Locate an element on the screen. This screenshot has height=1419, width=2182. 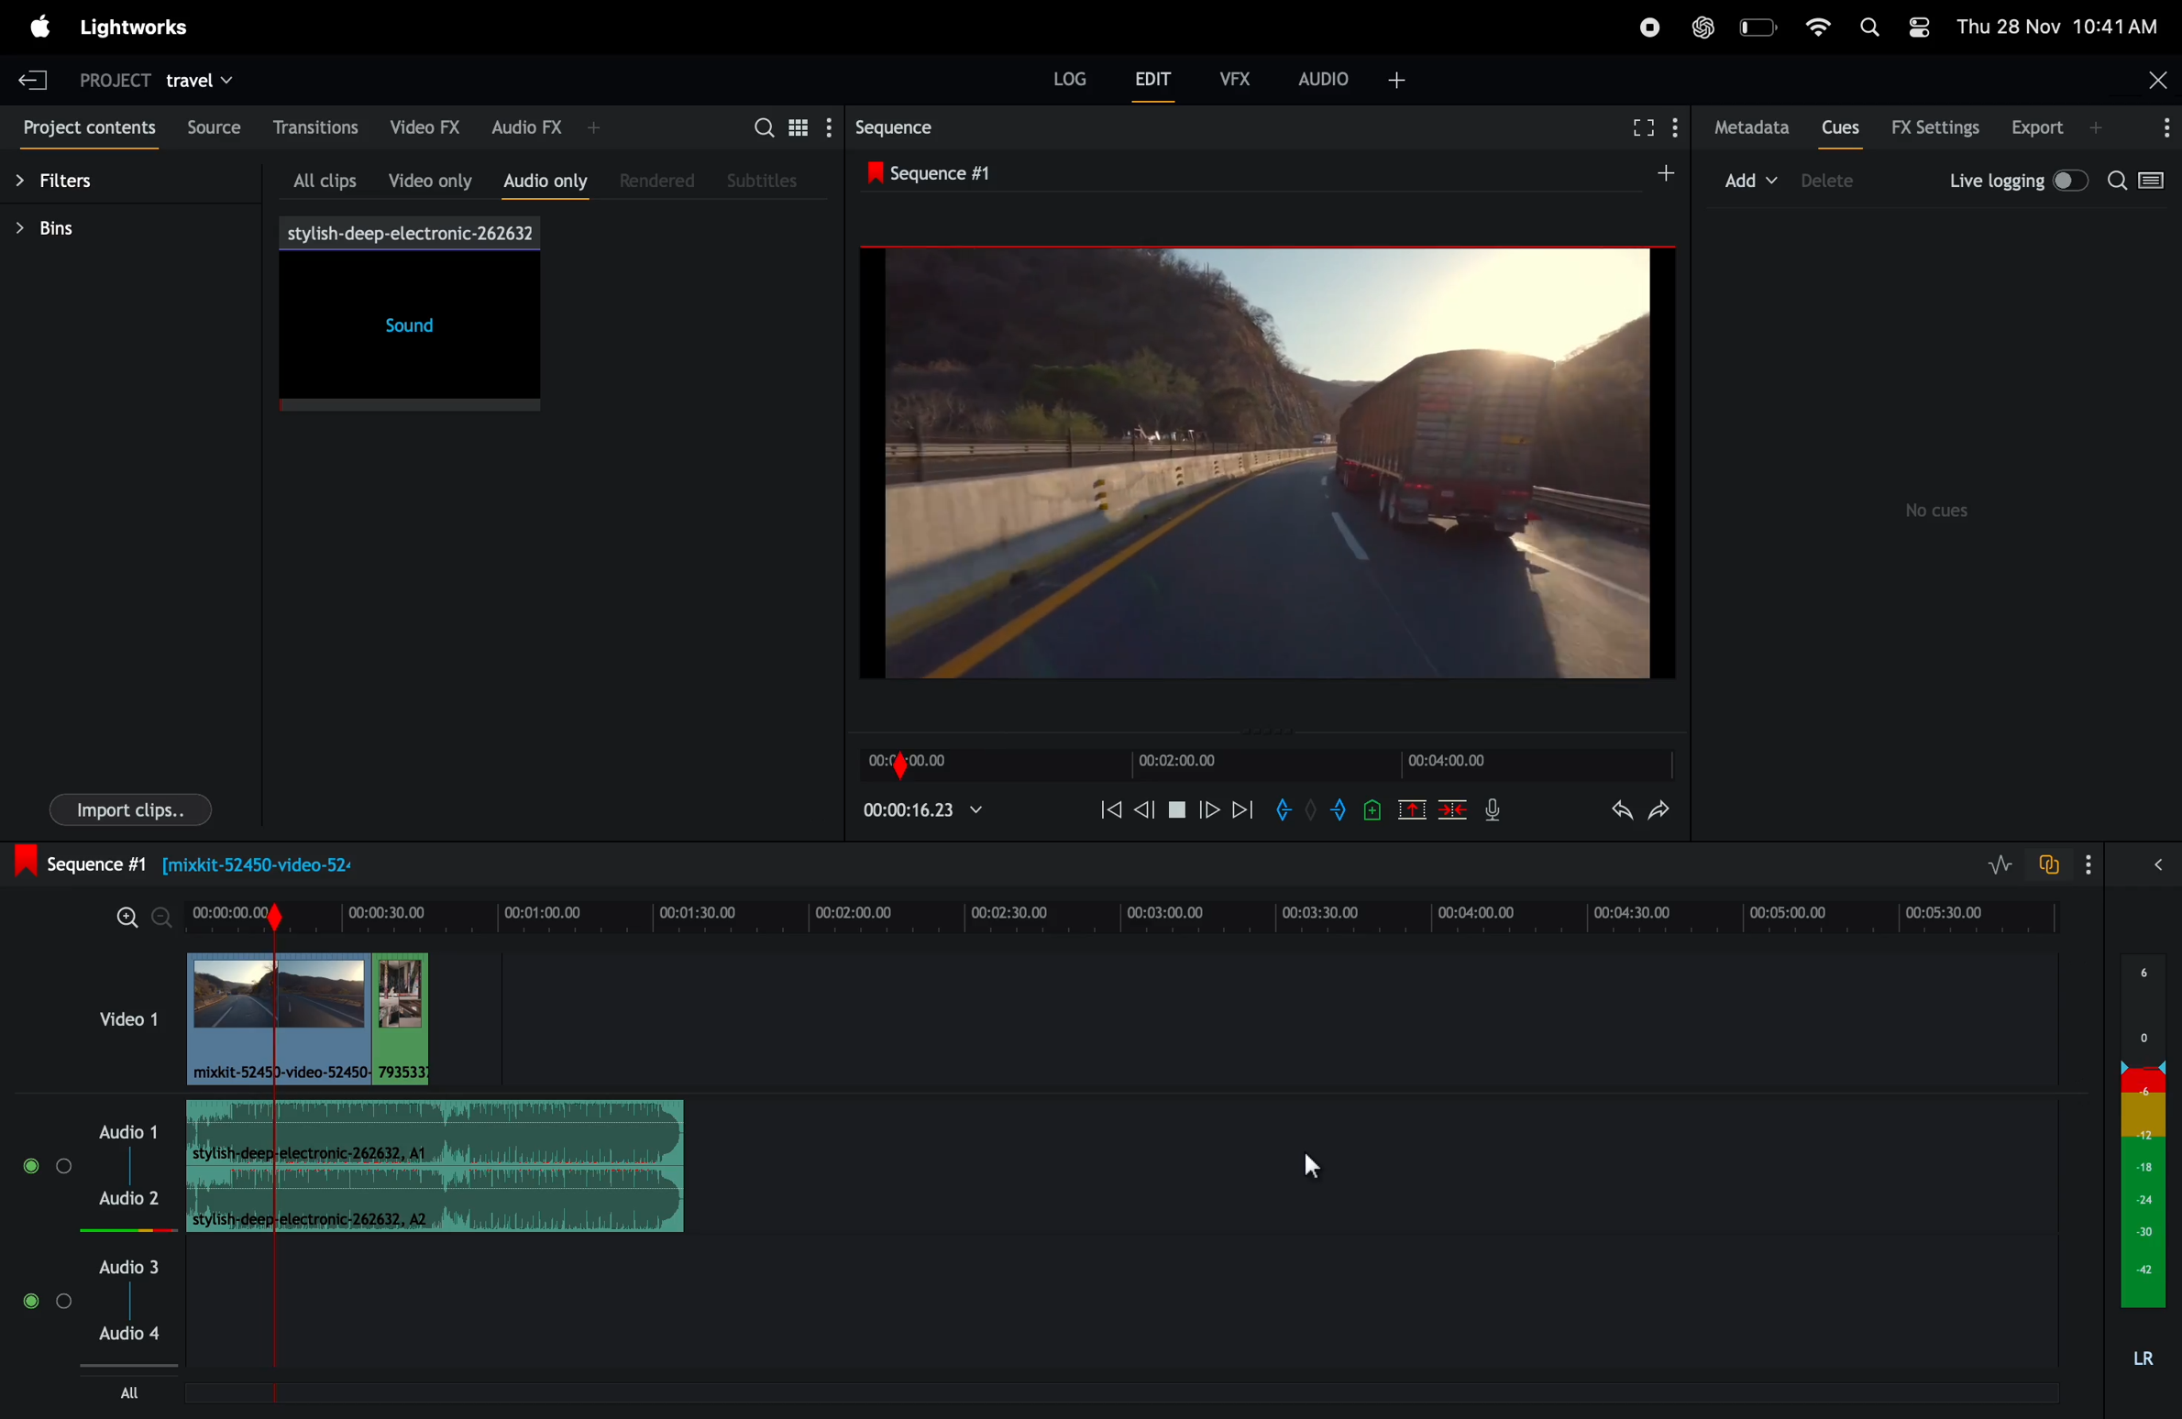
frame time is located at coordinates (1467, 764).